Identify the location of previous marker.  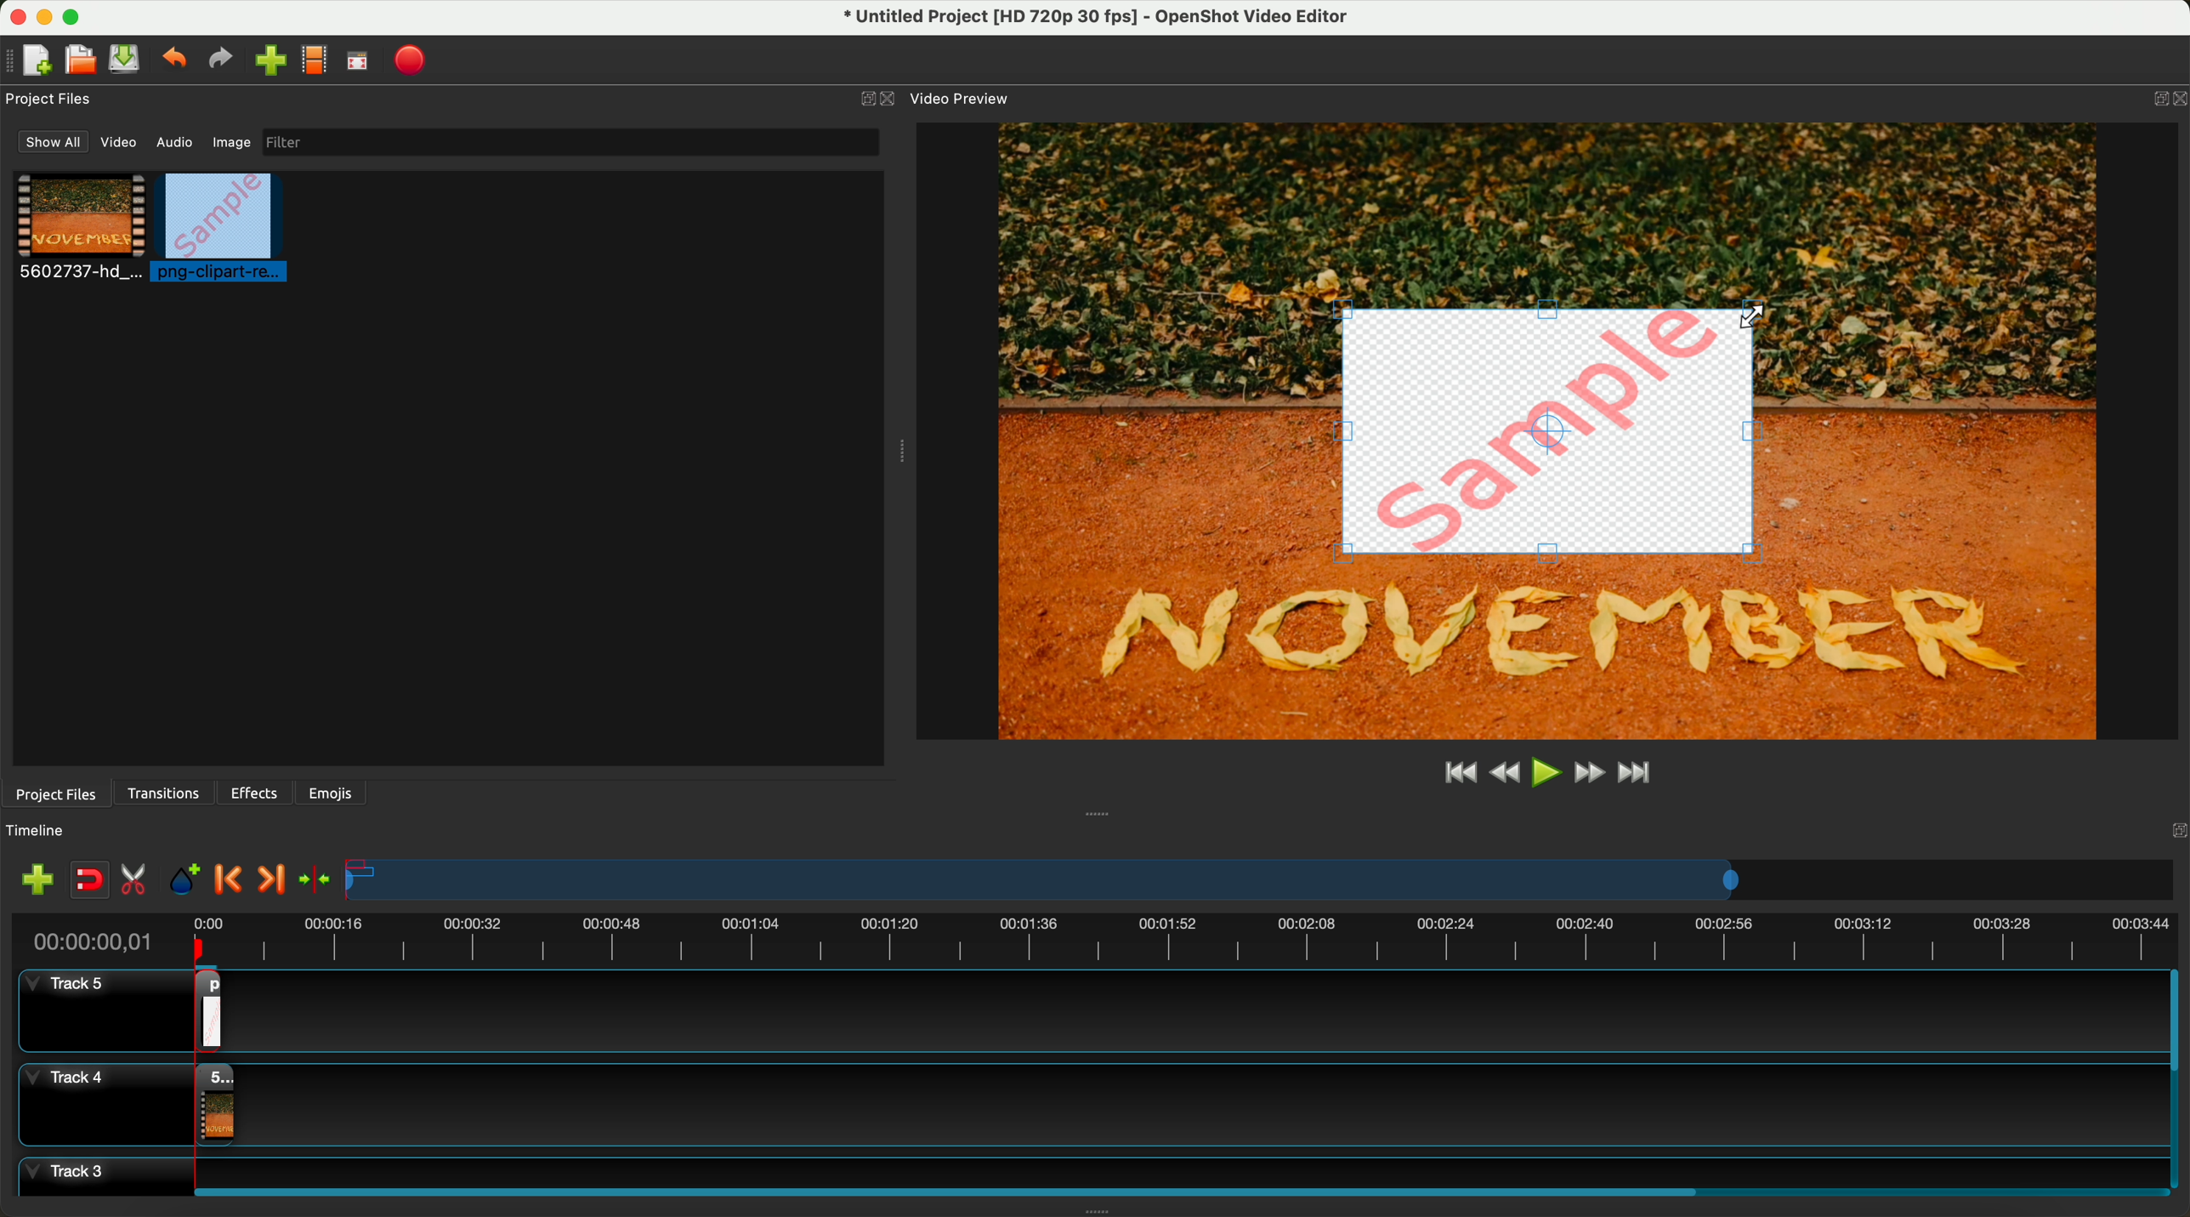
(233, 880).